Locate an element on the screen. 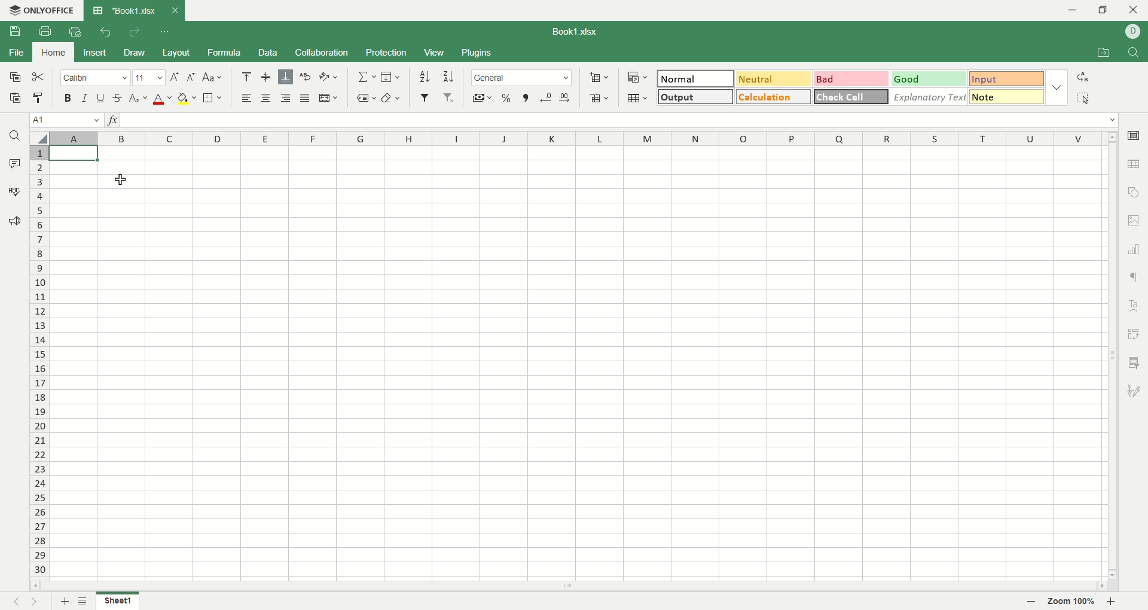 This screenshot has height=610, width=1148. align center is located at coordinates (265, 97).